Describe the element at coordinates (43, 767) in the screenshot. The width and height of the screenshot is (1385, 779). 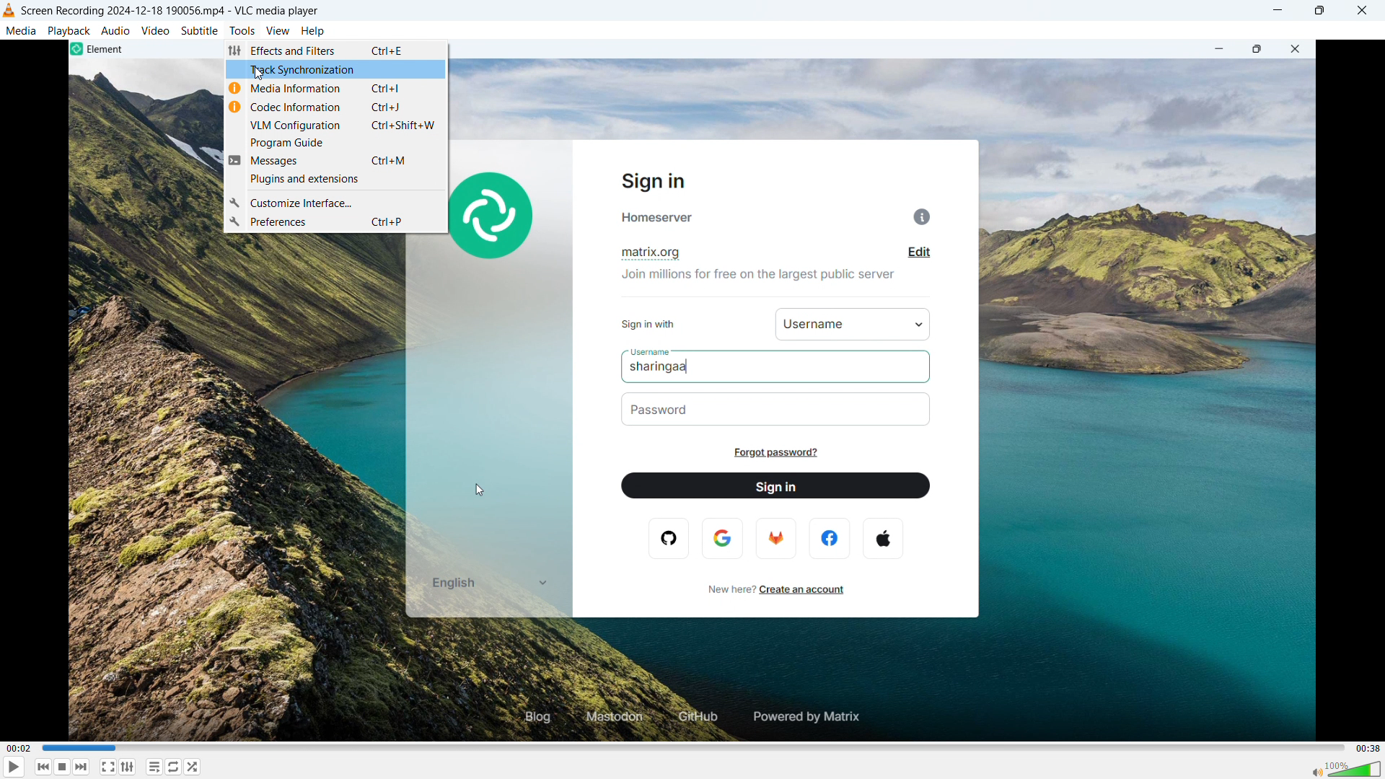
I see `backward or previous media` at that location.